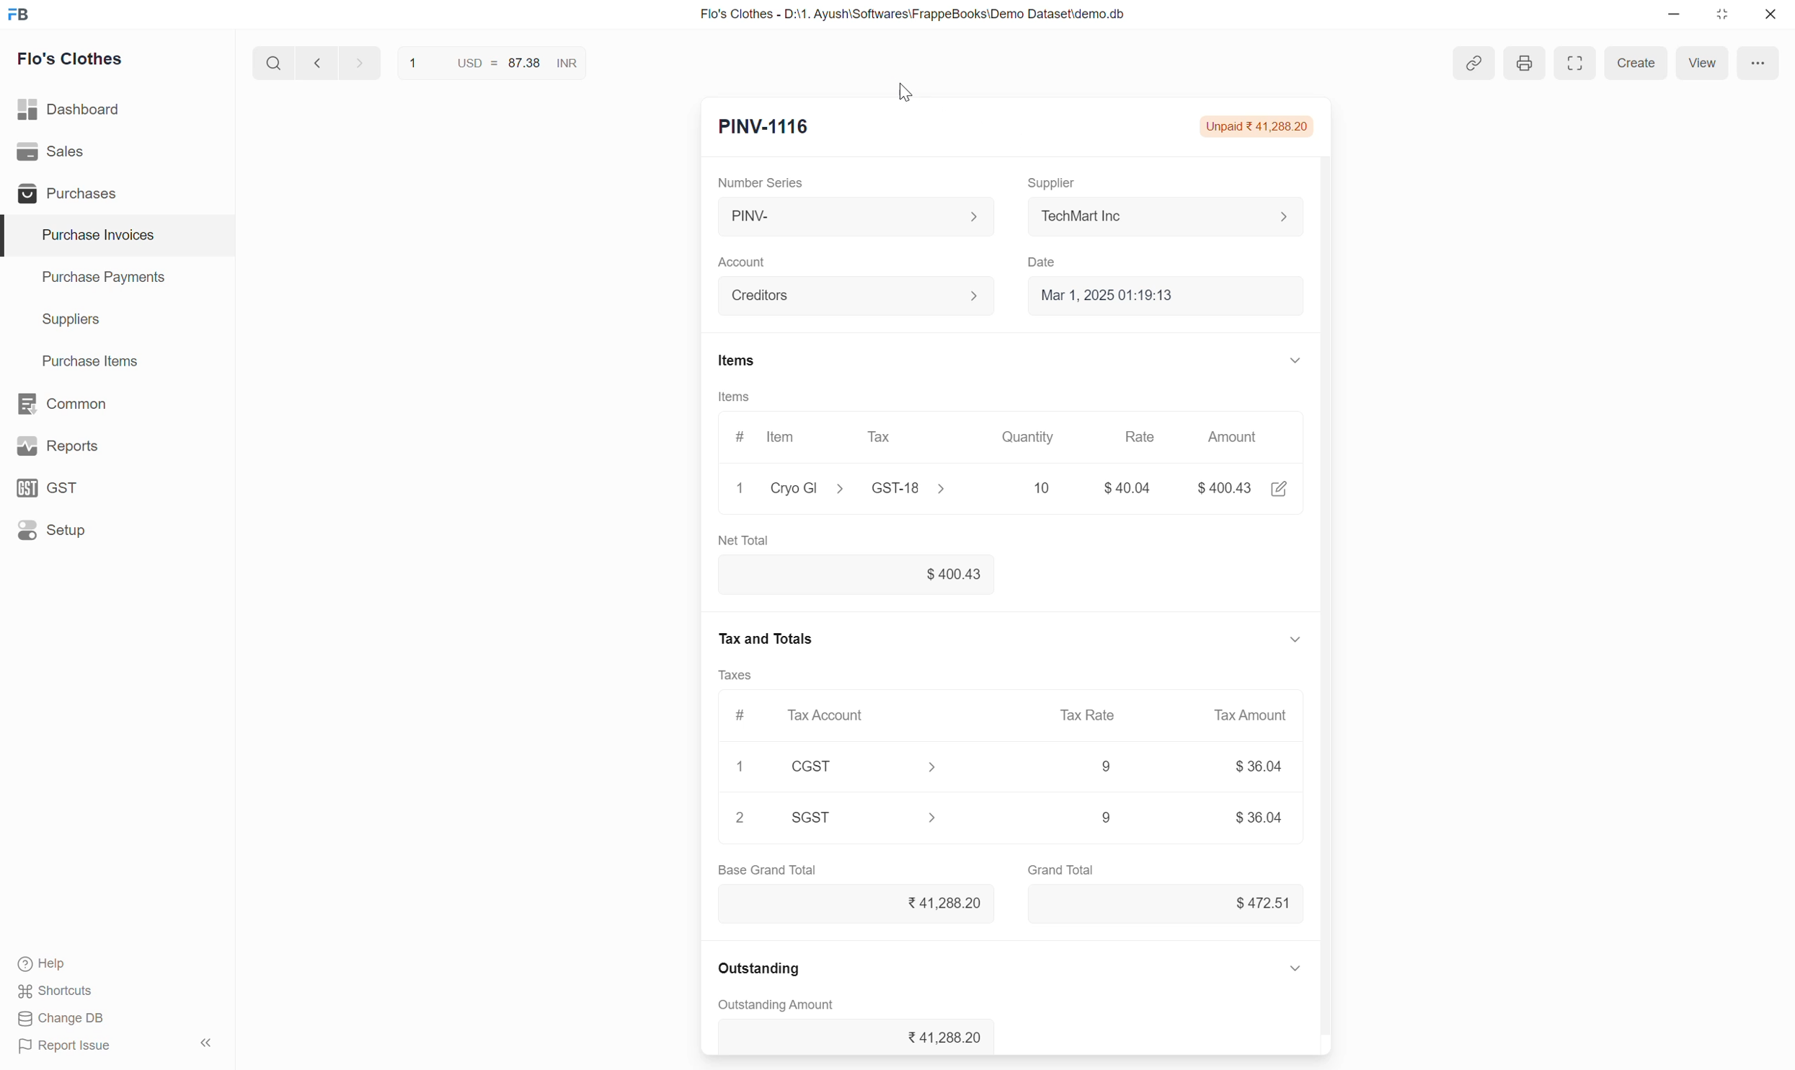 The height and width of the screenshot is (1070, 1795). I want to click on Flo's Clothes - D:\1. Ayush\Softwares\FrappeBooks\Demo Dataset\demo.db, so click(911, 14).